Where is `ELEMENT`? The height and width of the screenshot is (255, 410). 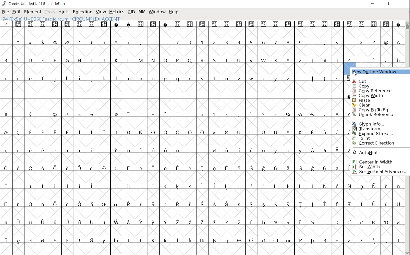
ELEMENT is located at coordinates (32, 12).